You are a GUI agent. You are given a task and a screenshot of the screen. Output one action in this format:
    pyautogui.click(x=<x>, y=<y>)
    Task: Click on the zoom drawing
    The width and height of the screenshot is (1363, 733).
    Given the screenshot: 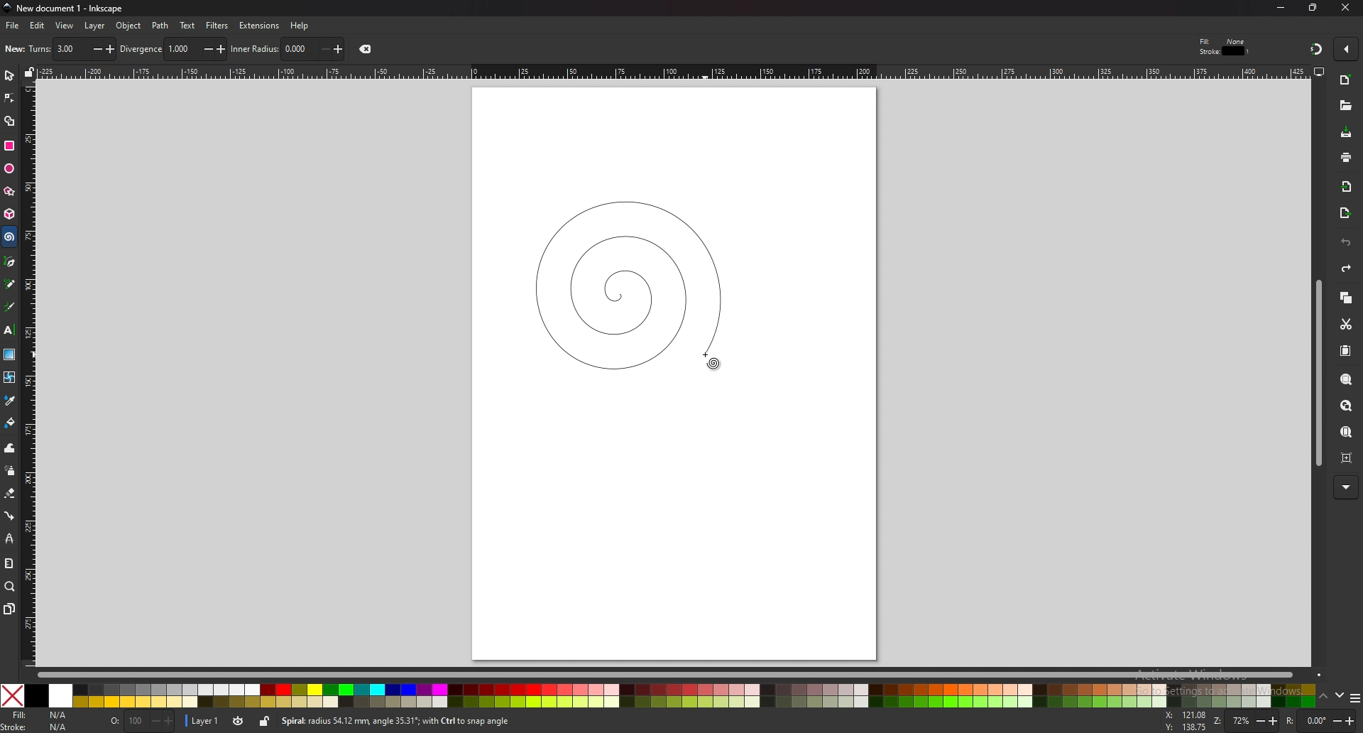 What is the action you would take?
    pyautogui.click(x=1346, y=405)
    